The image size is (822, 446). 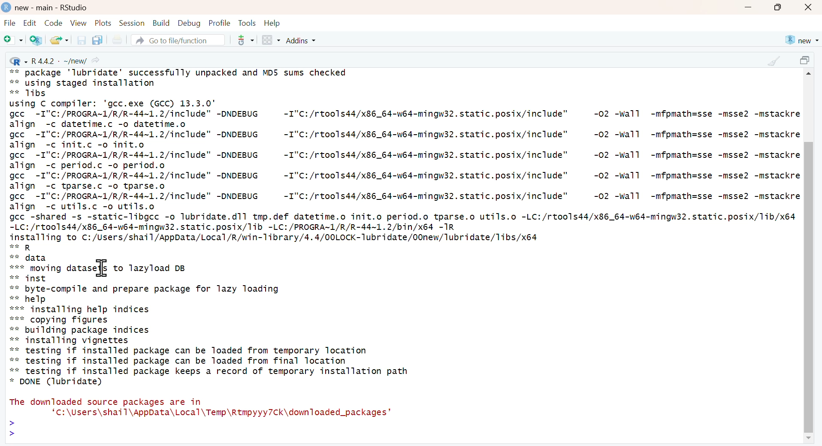 I want to click on Help, so click(x=272, y=23).